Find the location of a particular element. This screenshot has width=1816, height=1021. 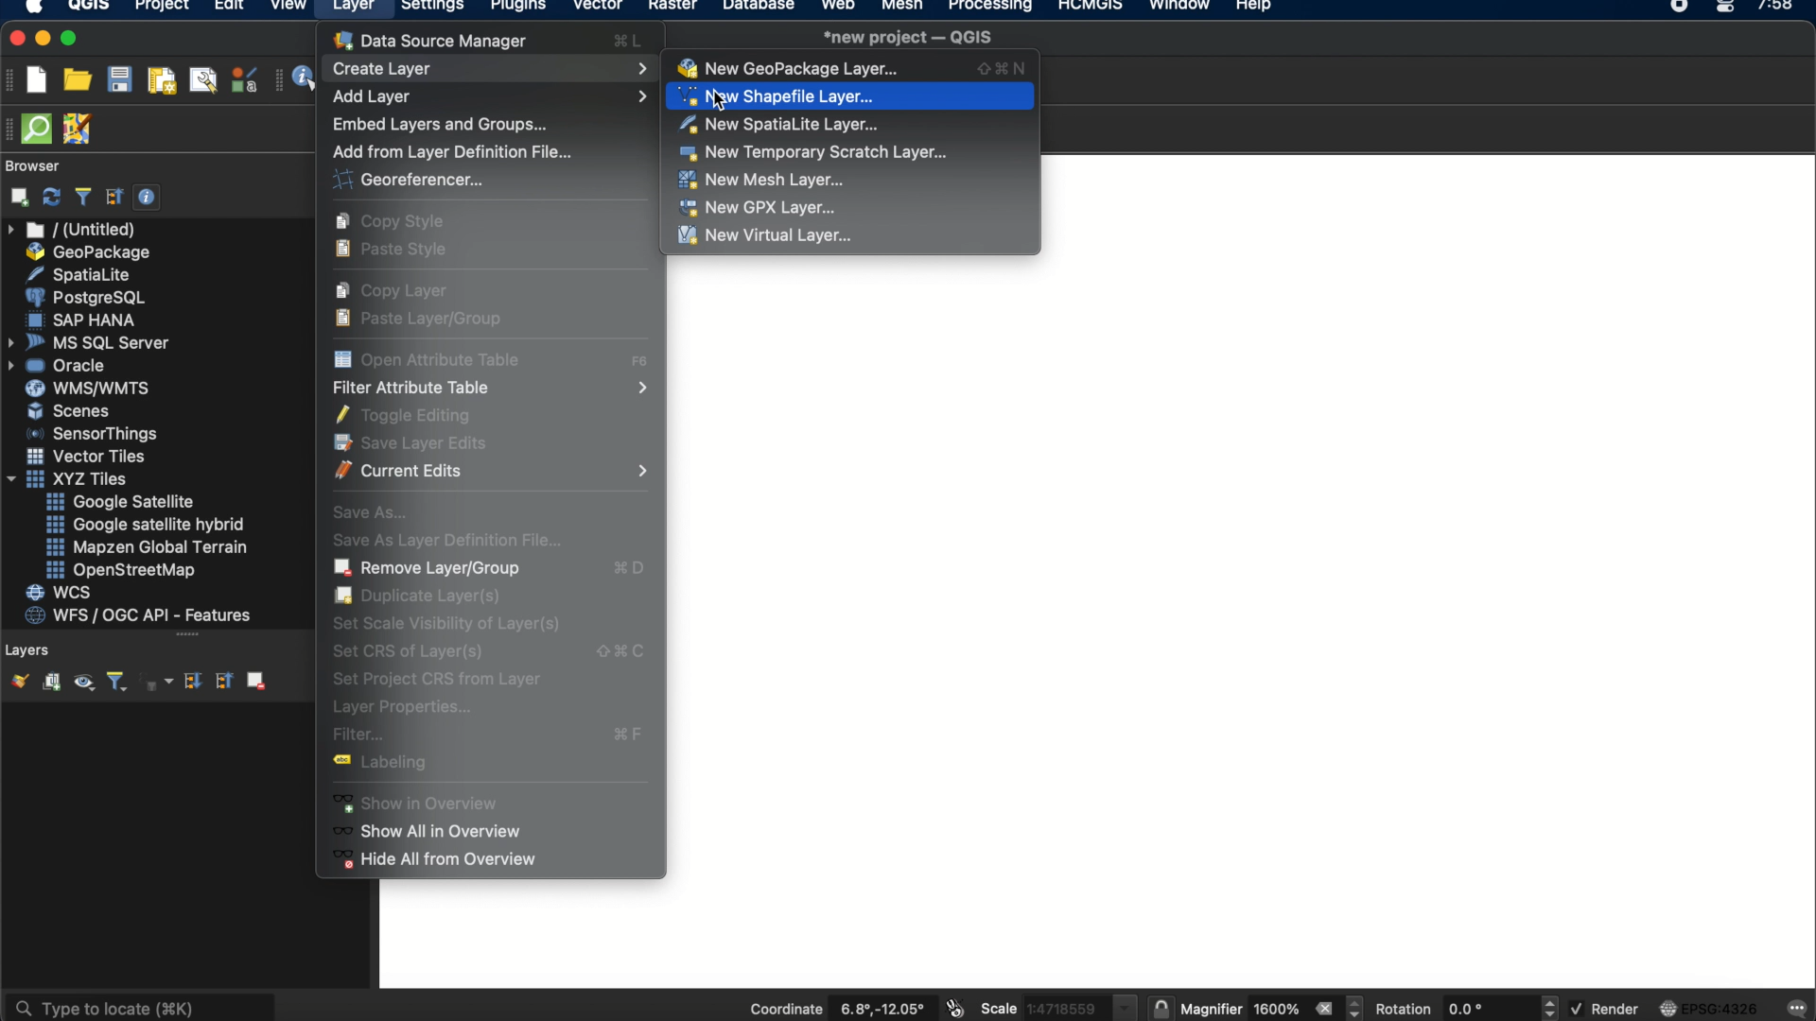

settings is located at coordinates (431, 9).